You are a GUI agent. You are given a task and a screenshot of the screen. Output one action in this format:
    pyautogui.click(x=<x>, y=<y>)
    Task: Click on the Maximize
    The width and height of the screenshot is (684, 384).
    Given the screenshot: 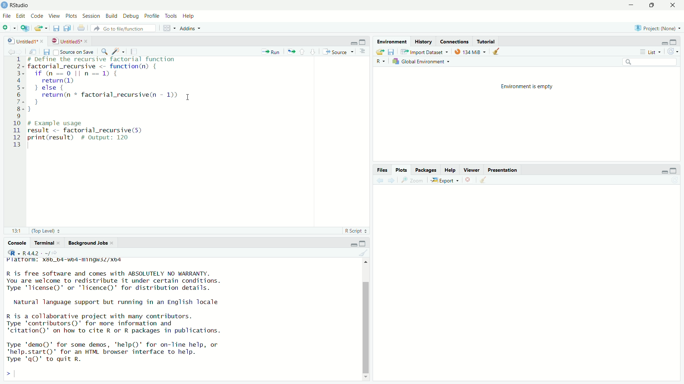 What is the action you would take?
    pyautogui.click(x=363, y=42)
    